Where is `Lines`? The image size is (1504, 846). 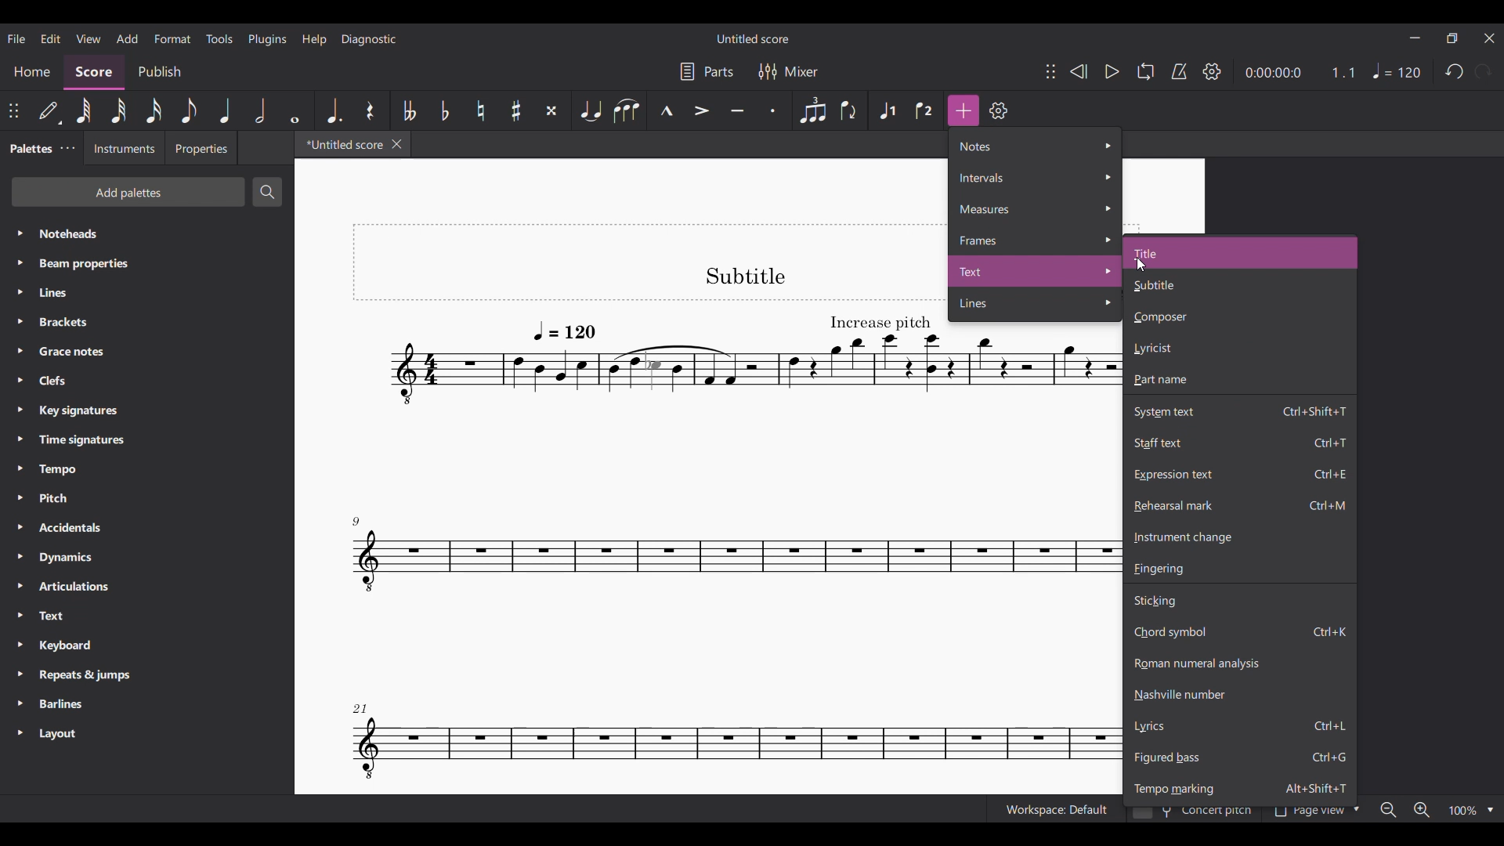
Lines is located at coordinates (147, 292).